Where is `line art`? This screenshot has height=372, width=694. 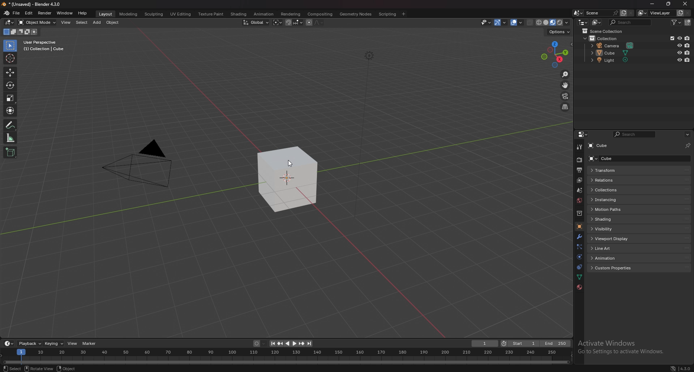
line art is located at coordinates (613, 248).